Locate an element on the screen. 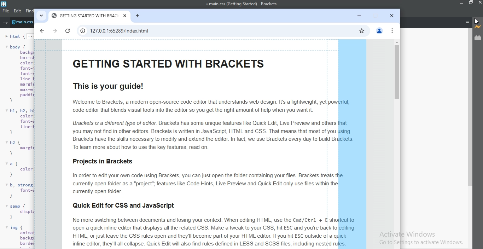 The height and width of the screenshot is (249, 483). find is located at coordinates (28, 11).